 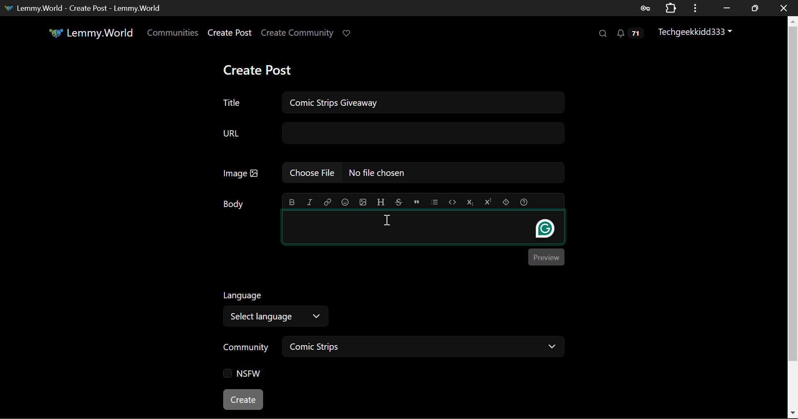 What do you see at coordinates (392, 104) in the screenshot?
I see `Title: Comic Strips Giveaway` at bounding box center [392, 104].